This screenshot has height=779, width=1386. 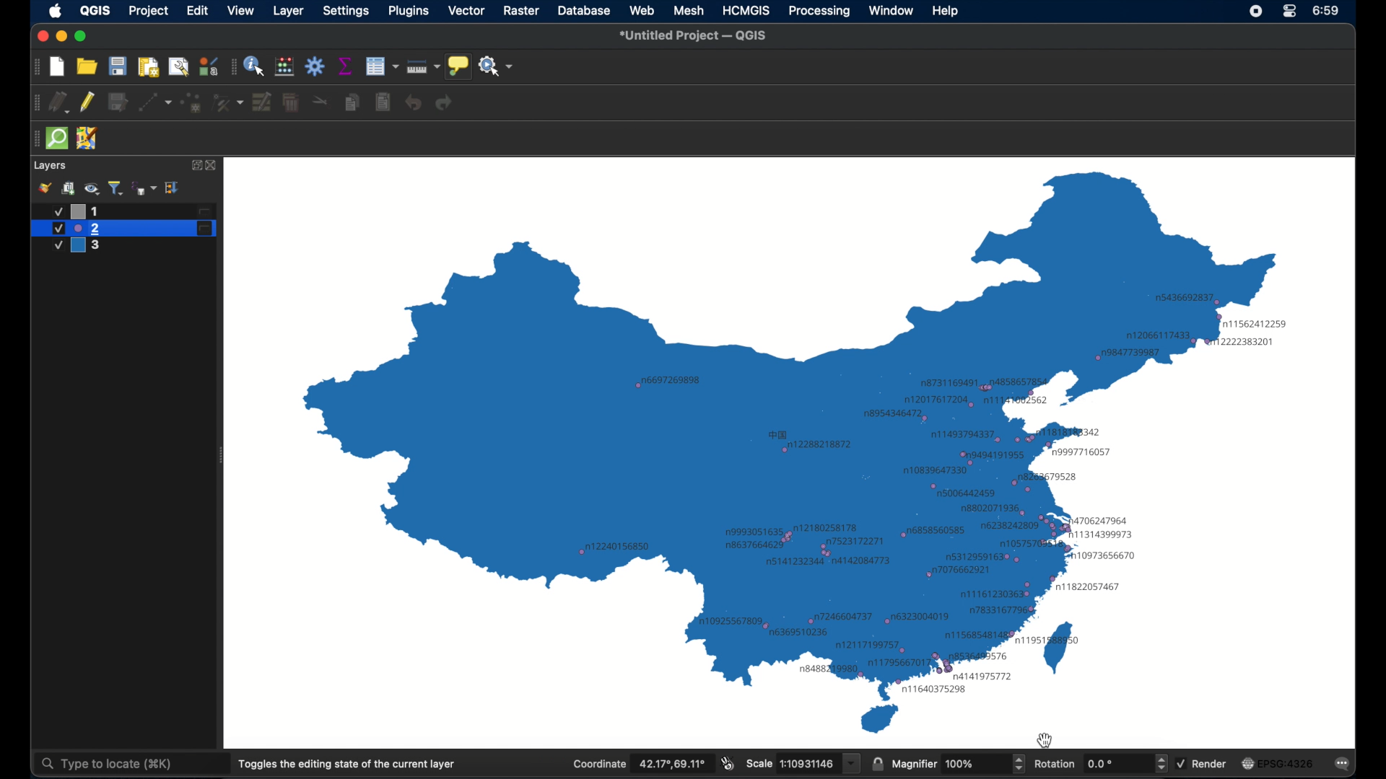 What do you see at coordinates (728, 763) in the screenshot?
I see `toggle extents and mouse display position` at bounding box center [728, 763].